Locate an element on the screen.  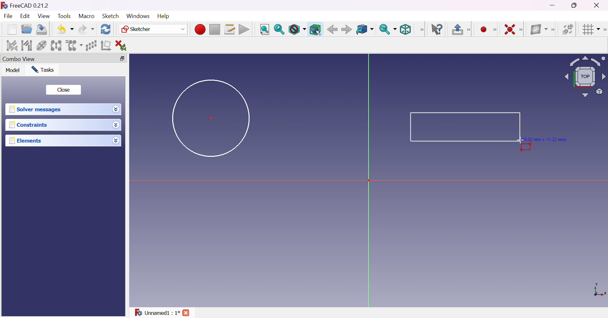
x, y axis is located at coordinates (599, 290).